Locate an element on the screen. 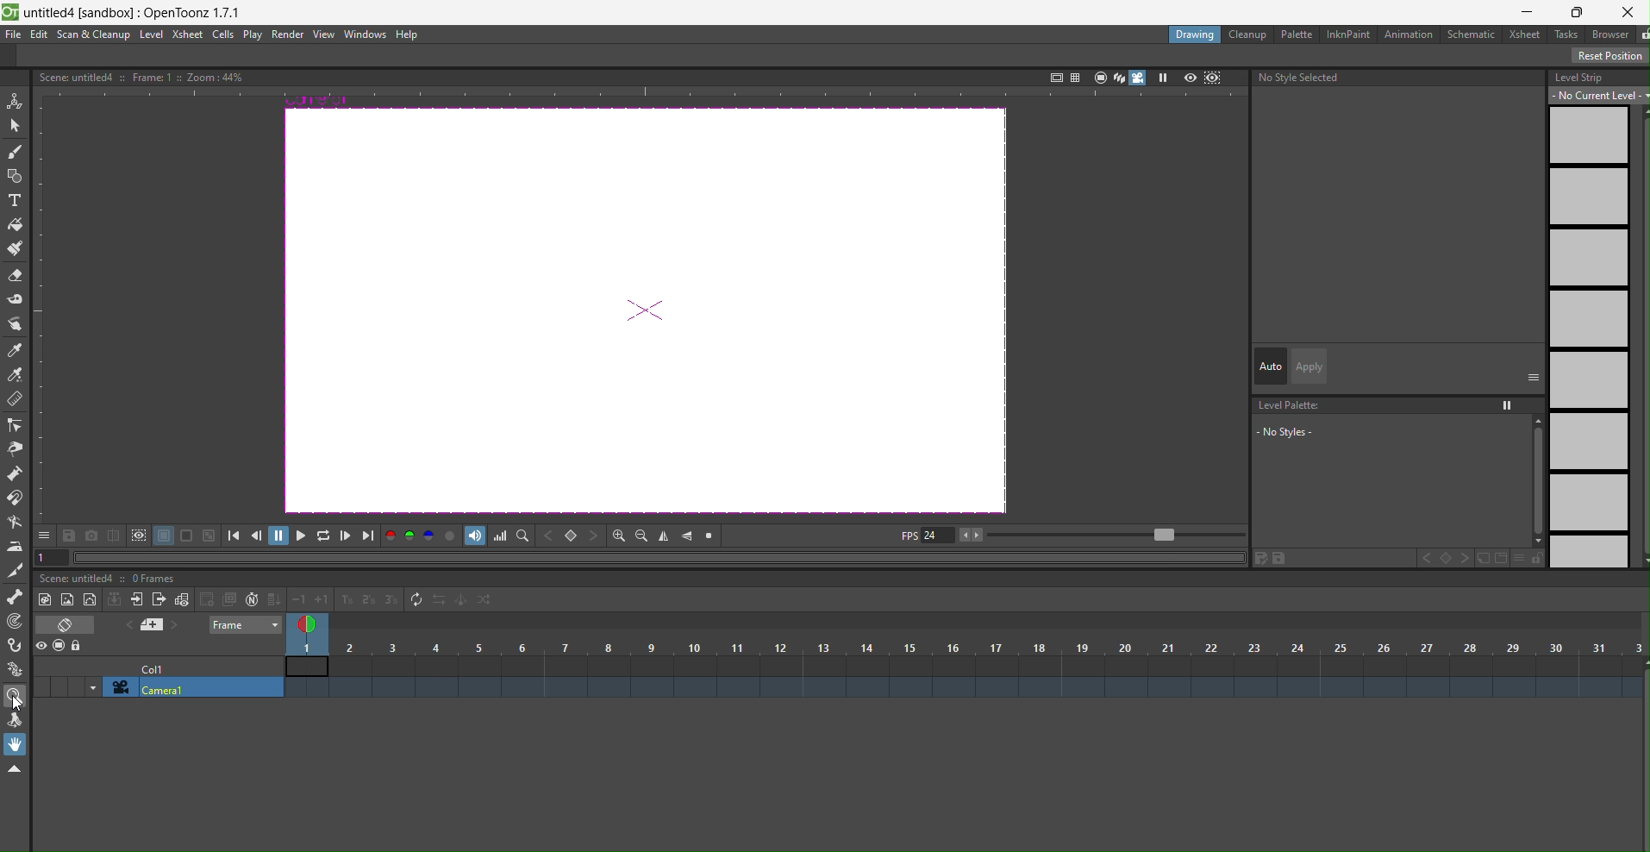 The image size is (1650, 852).  is located at coordinates (272, 600).